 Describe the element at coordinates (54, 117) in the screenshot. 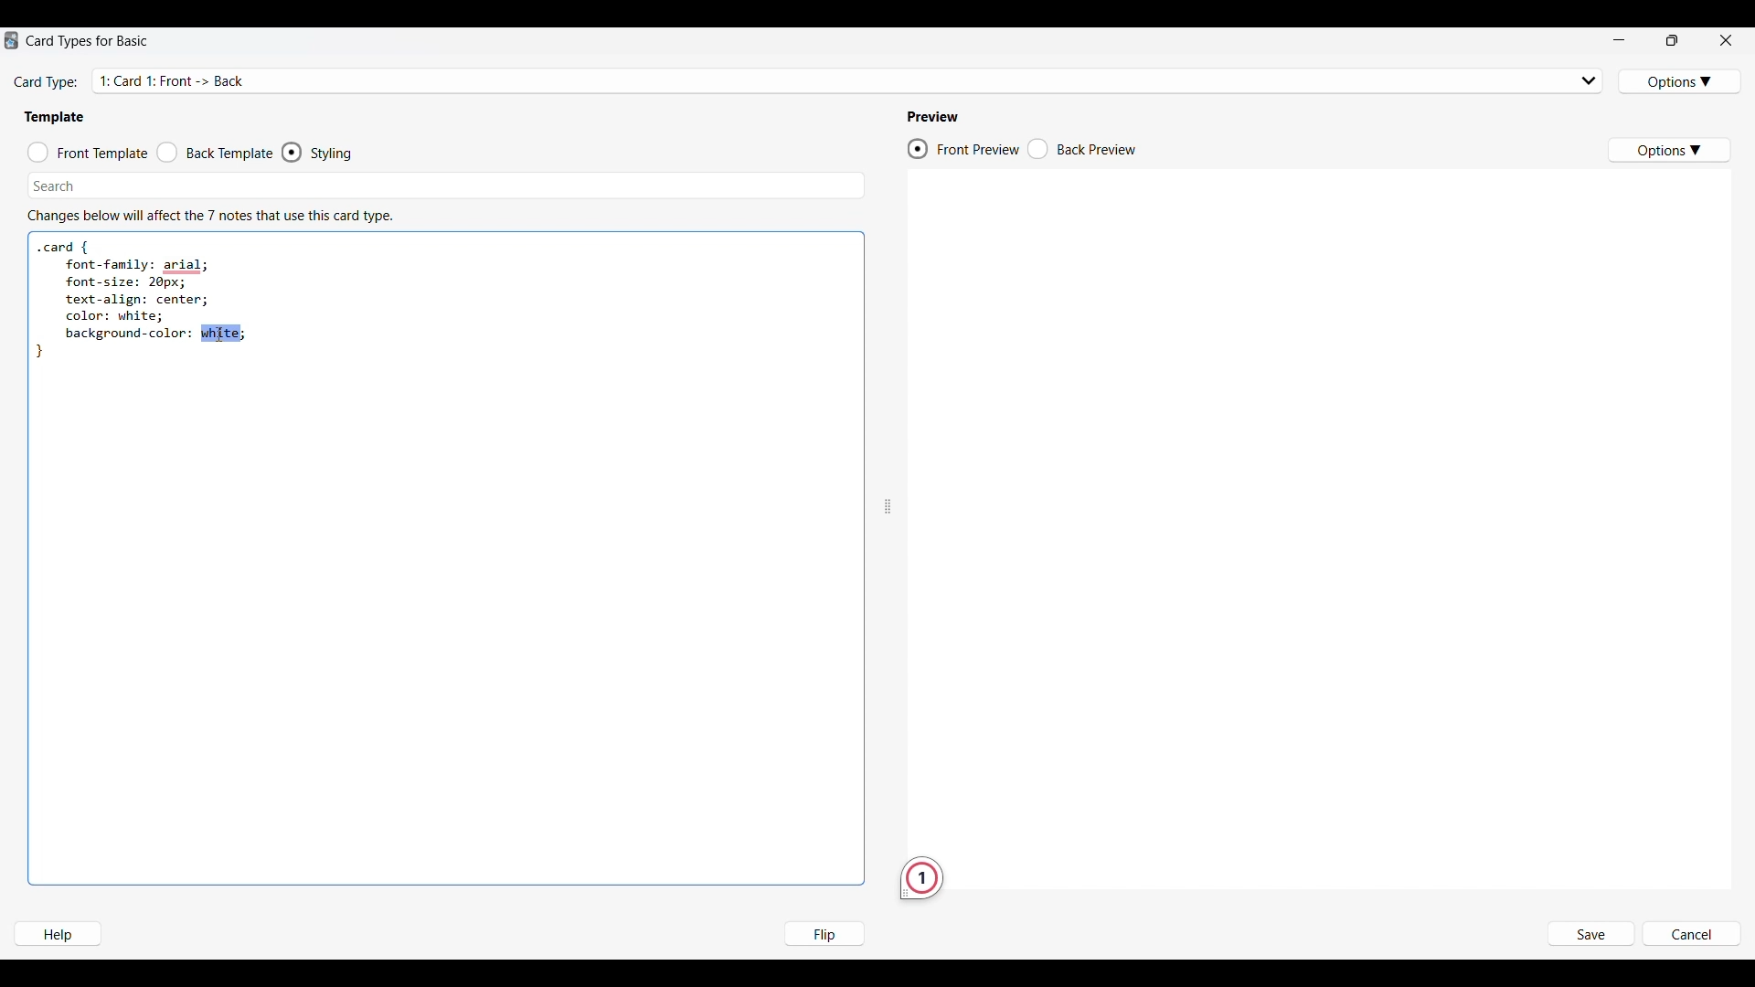

I see `Template section` at that location.